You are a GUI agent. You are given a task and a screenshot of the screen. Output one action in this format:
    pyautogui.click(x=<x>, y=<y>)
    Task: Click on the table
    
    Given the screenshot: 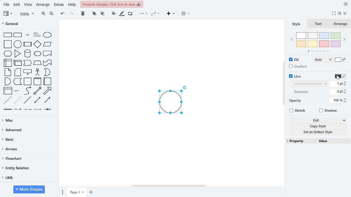 What is the action you would take?
    pyautogui.click(x=186, y=14)
    